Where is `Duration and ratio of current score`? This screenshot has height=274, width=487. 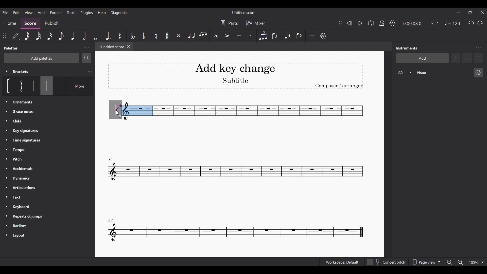
Duration and ratio of current score is located at coordinates (421, 23).